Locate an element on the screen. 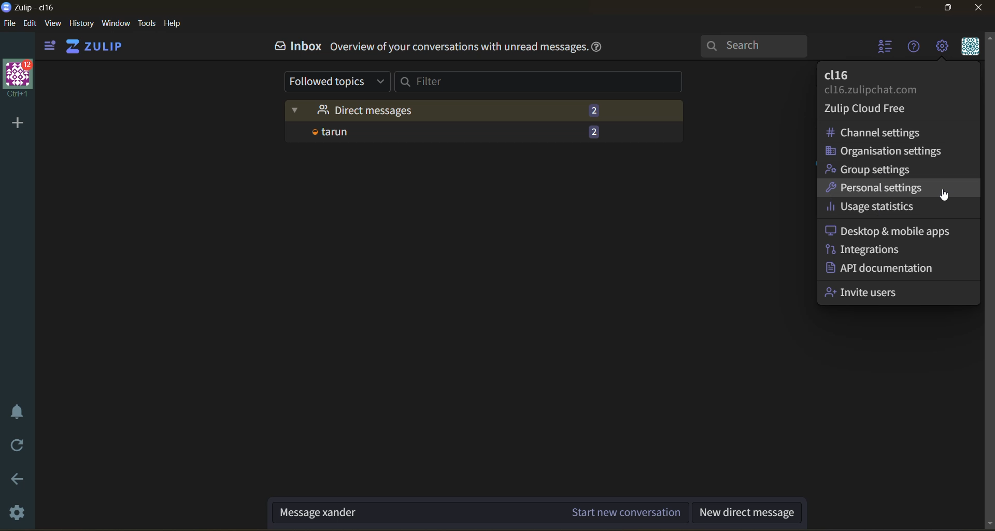 This screenshot has height=531, width=995. go back is located at coordinates (18, 483).